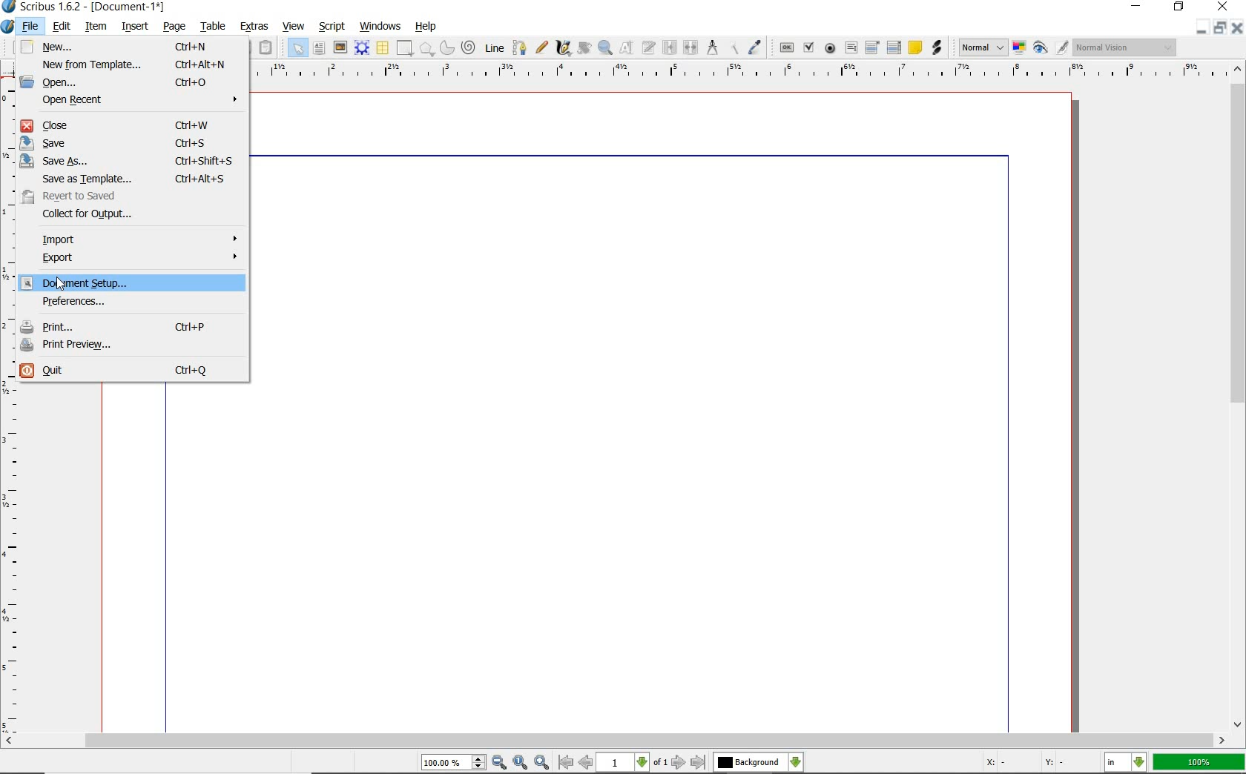  Describe the element at coordinates (470, 47) in the screenshot. I see `spiral` at that location.